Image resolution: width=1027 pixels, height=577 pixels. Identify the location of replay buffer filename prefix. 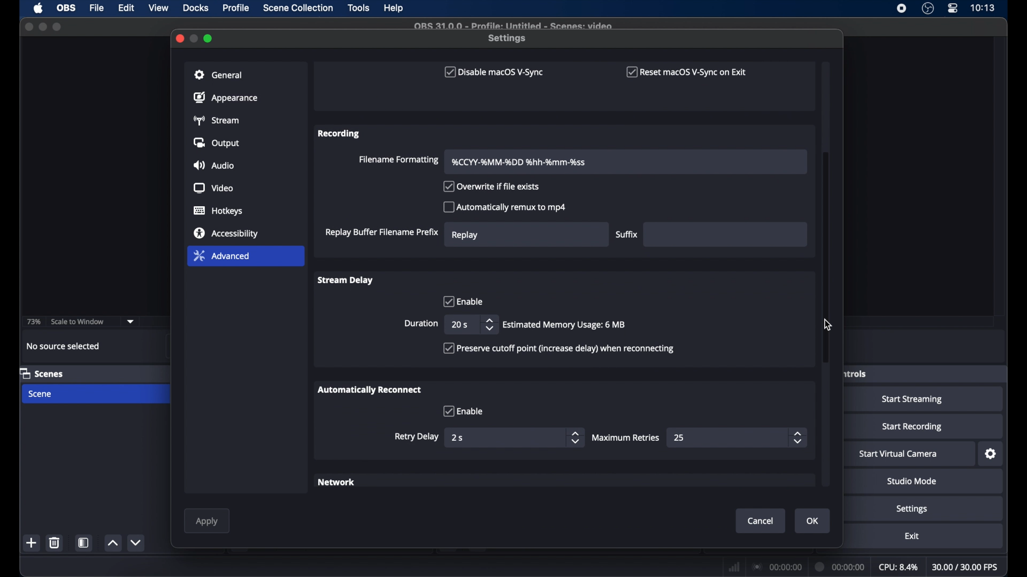
(381, 232).